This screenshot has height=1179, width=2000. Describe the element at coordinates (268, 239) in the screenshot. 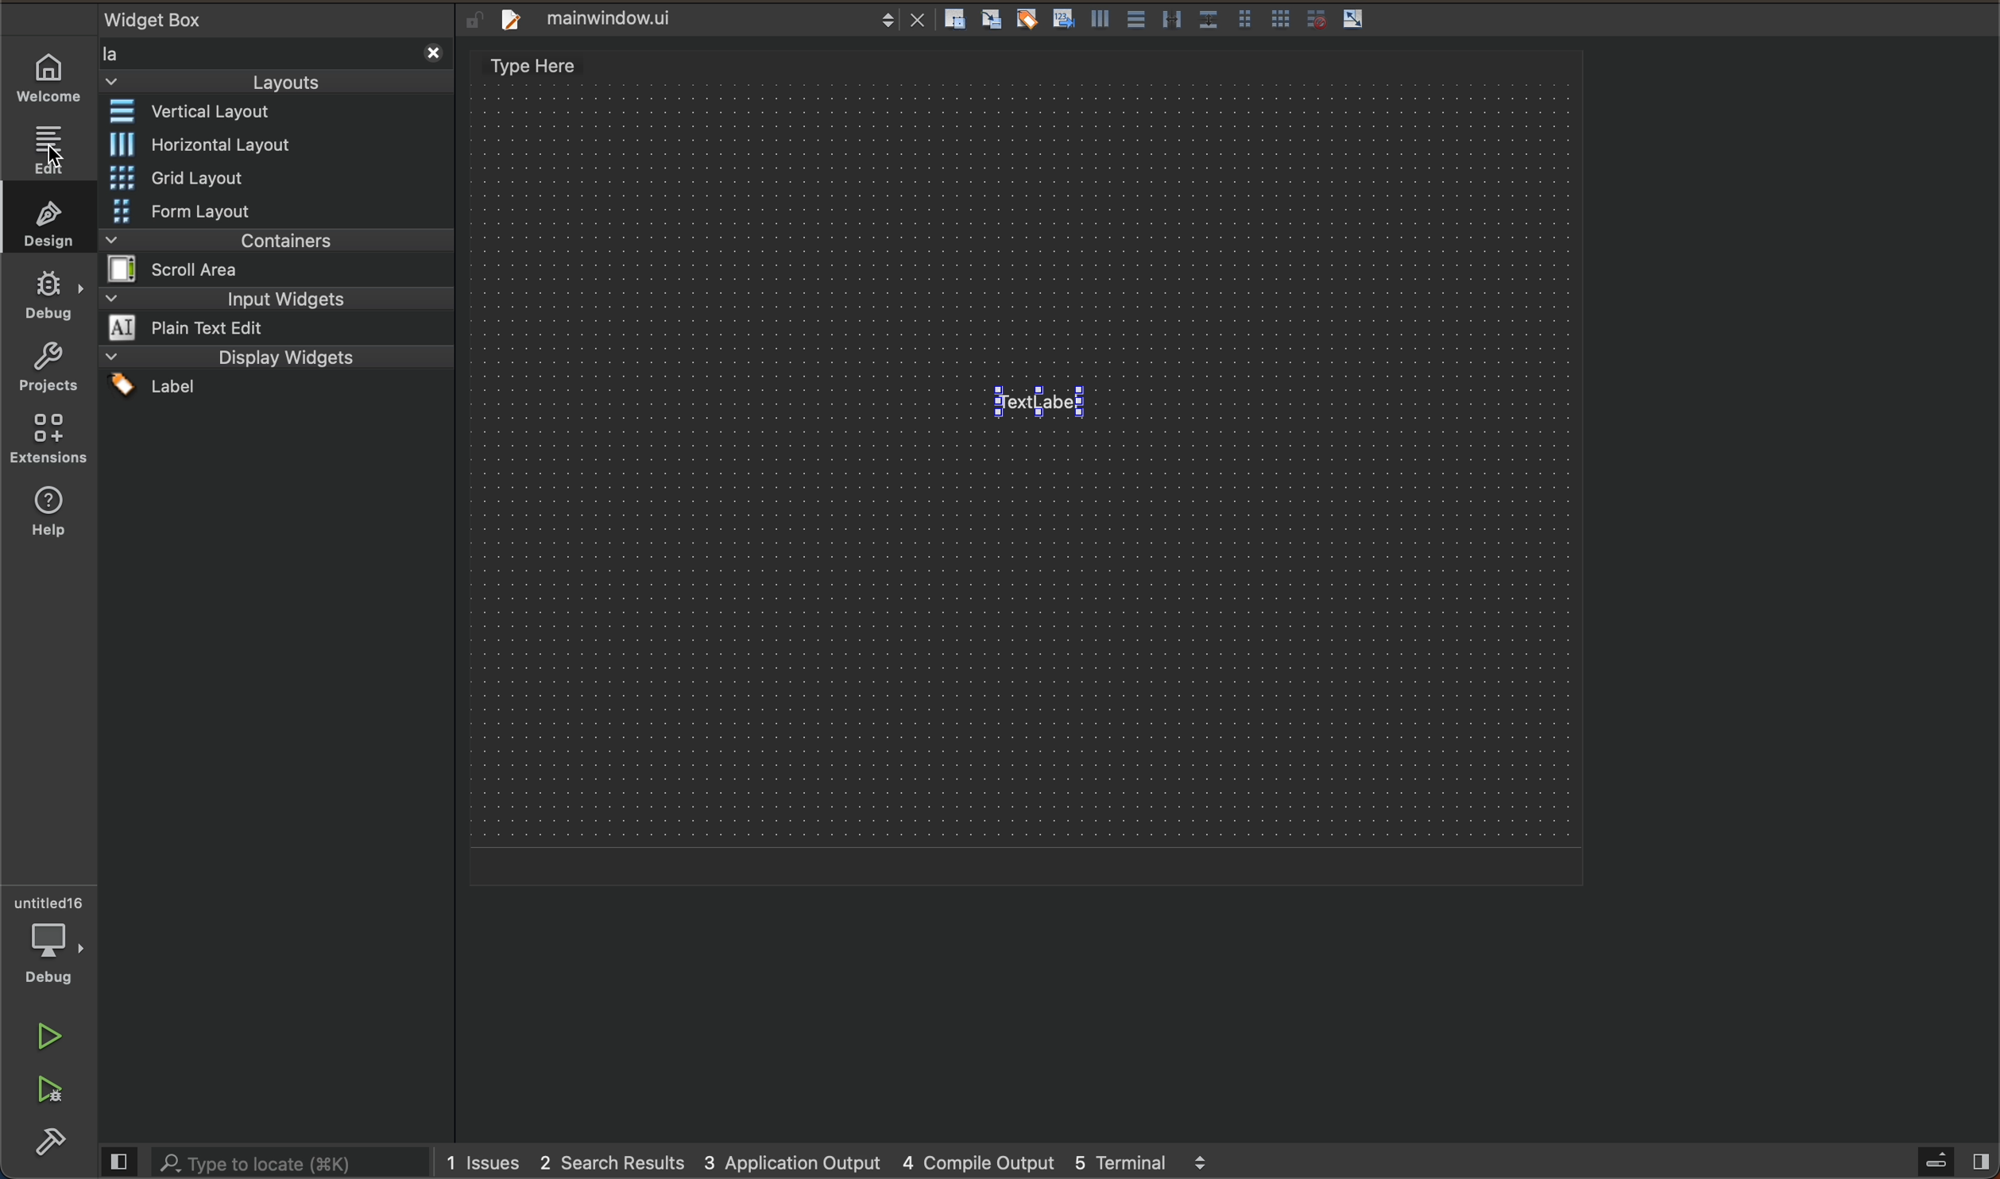

I see `containers` at that location.